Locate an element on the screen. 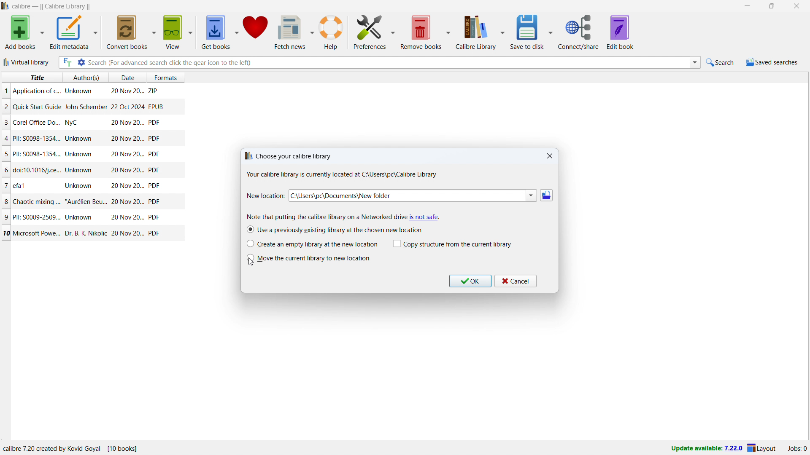  Date is located at coordinates (126, 171).